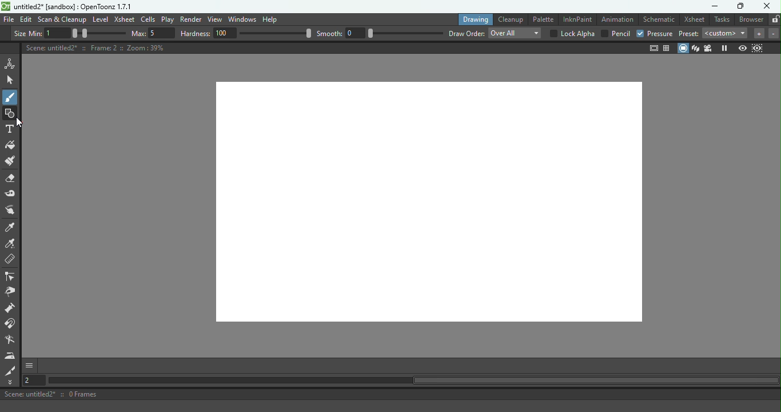 This screenshot has height=412, width=781. What do you see at coordinates (413, 381) in the screenshot?
I see `Horizontal scroll bar` at bounding box center [413, 381].